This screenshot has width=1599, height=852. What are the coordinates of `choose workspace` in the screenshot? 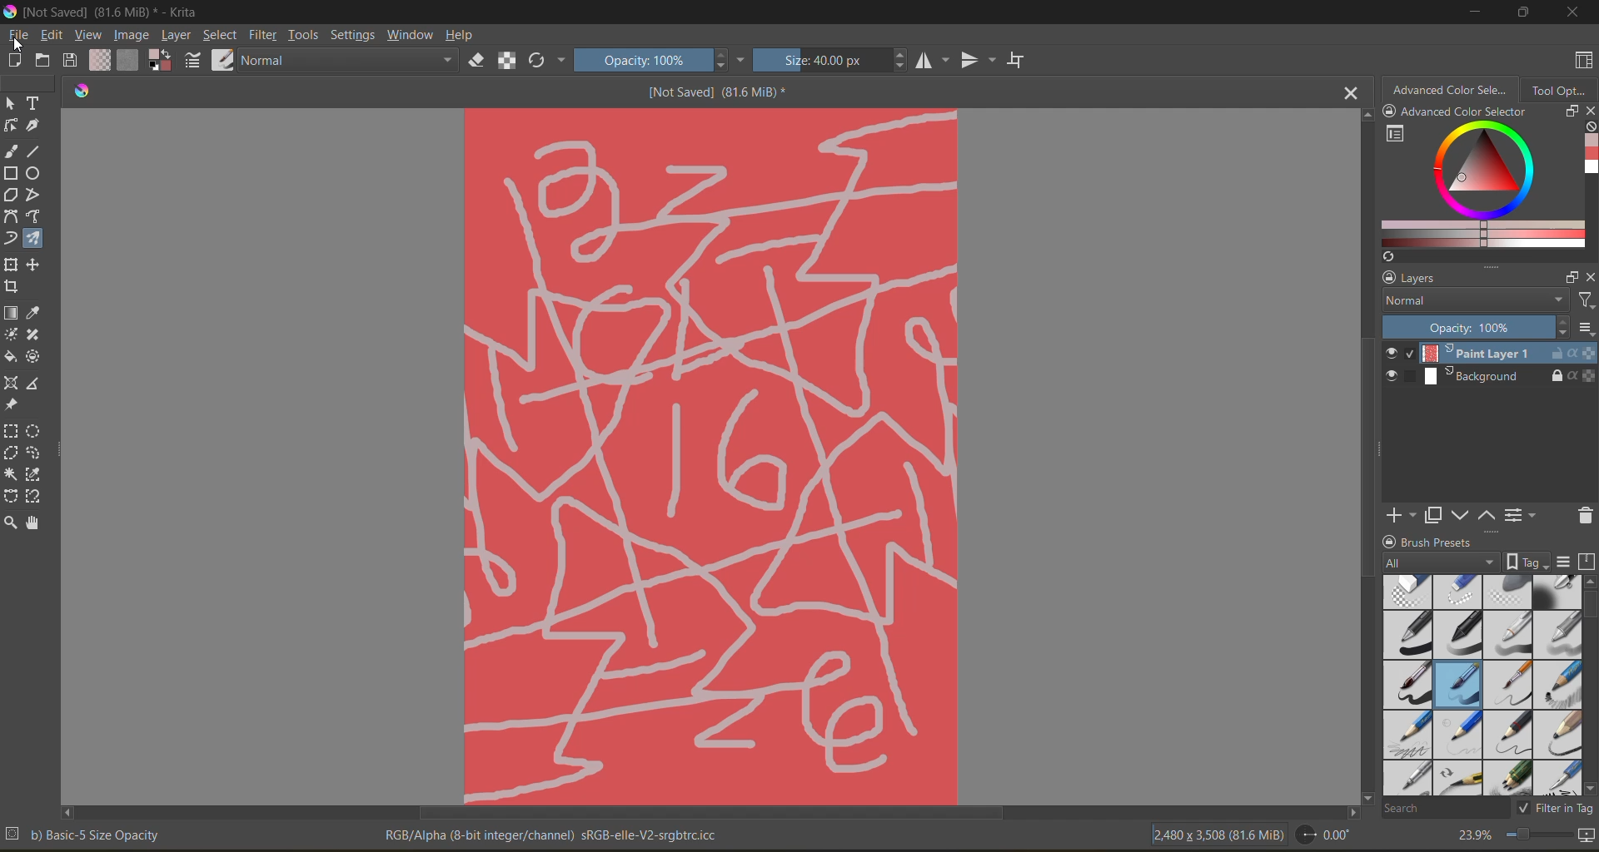 It's located at (1580, 62).